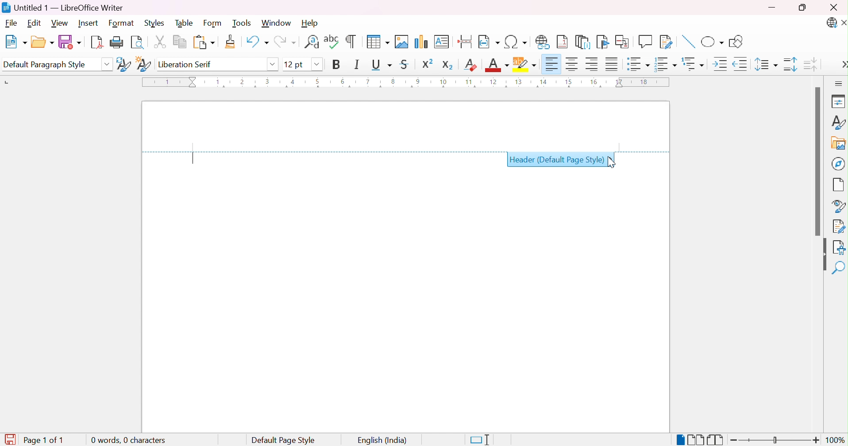 The image size is (848, 446). What do you see at coordinates (775, 440) in the screenshot?
I see `Slider` at bounding box center [775, 440].